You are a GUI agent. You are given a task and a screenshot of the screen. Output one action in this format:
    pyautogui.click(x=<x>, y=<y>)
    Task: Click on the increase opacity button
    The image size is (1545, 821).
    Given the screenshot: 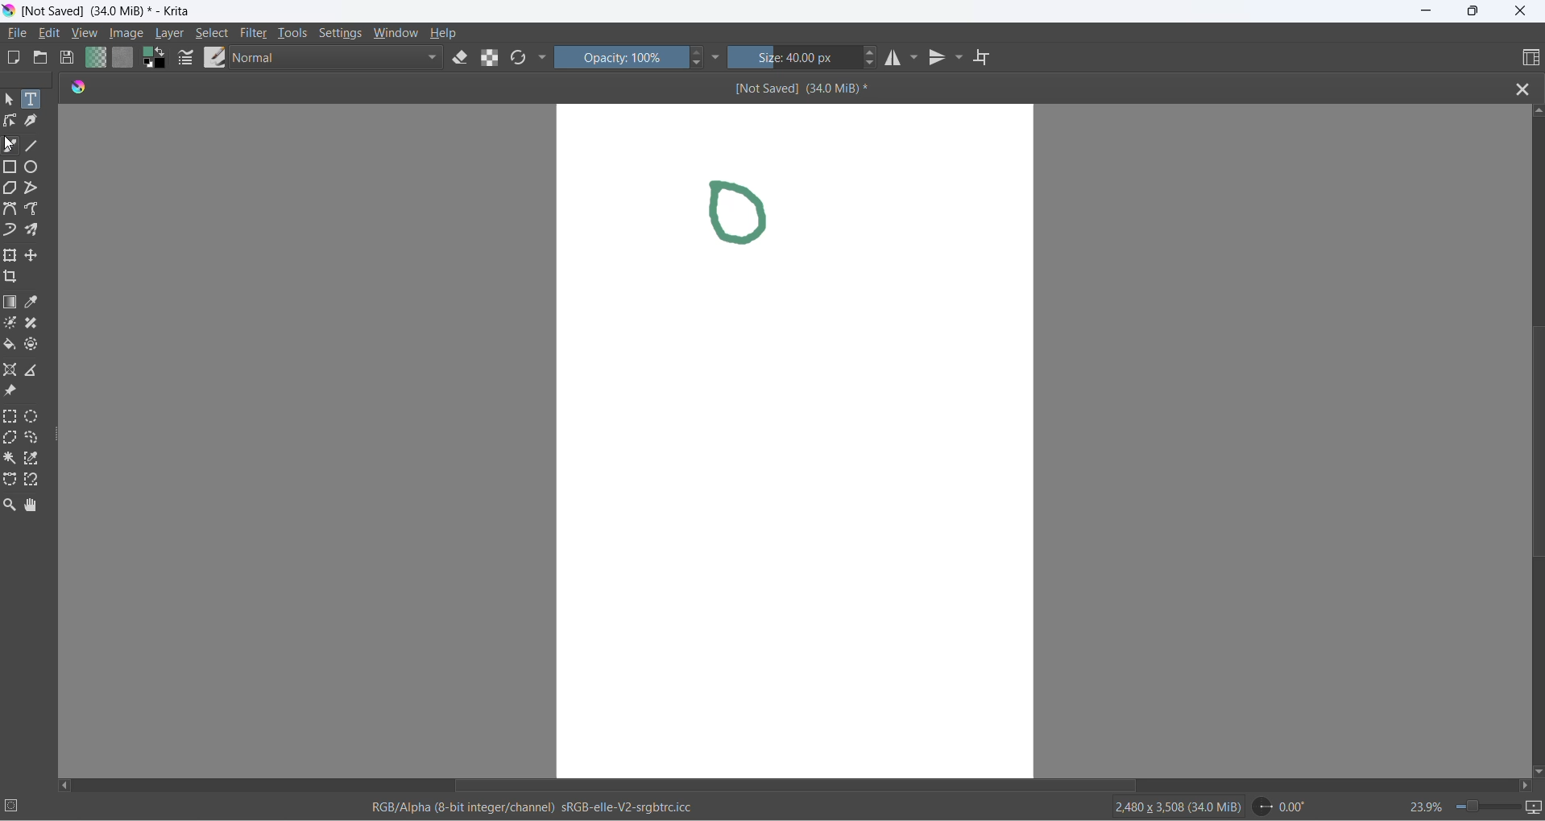 What is the action you would take?
    pyautogui.click(x=698, y=51)
    